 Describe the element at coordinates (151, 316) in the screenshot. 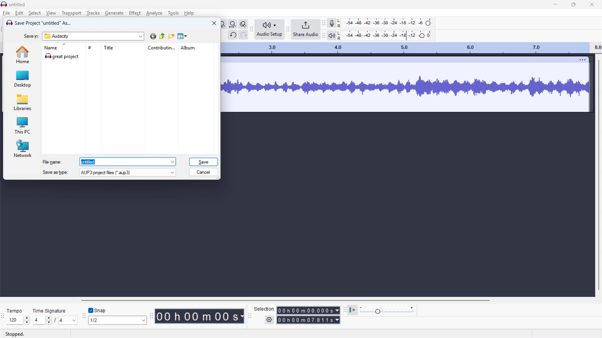

I see `time toolbar` at that location.